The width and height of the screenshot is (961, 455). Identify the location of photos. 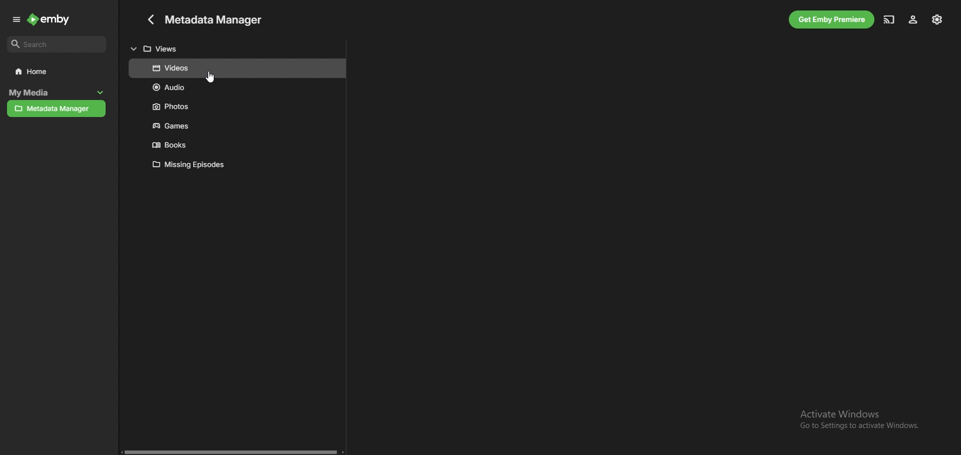
(236, 105).